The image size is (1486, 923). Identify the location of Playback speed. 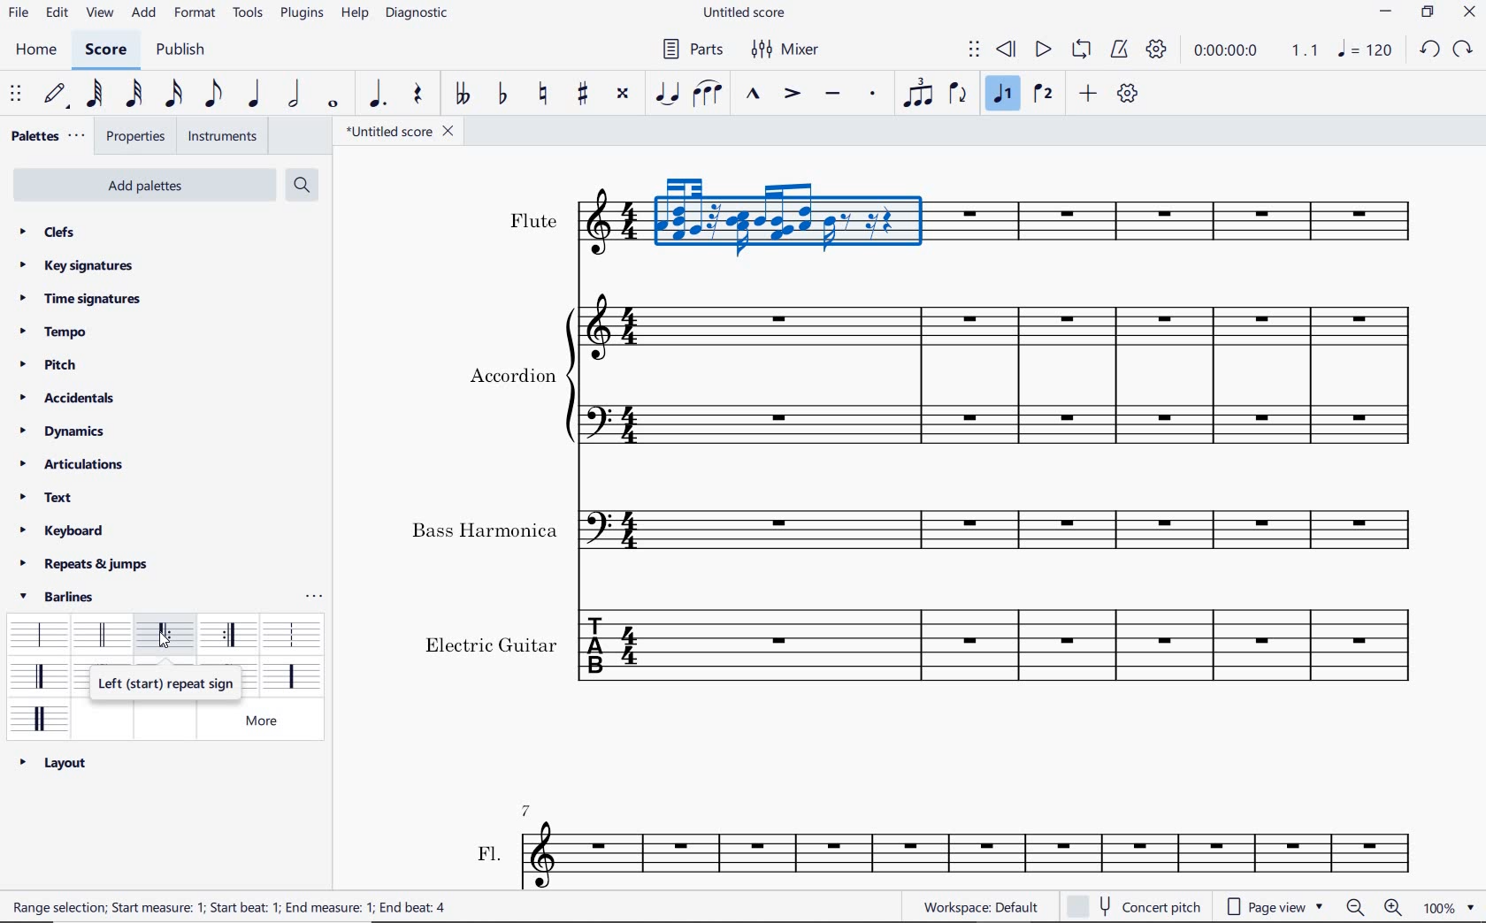
(1306, 50).